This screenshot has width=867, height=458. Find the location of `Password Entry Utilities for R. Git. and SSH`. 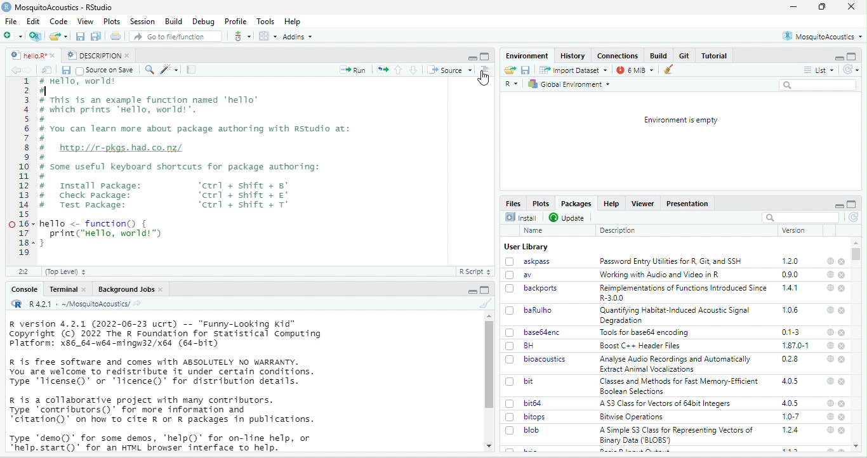

Password Entry Utilities for R. Git. and SSH is located at coordinates (672, 261).